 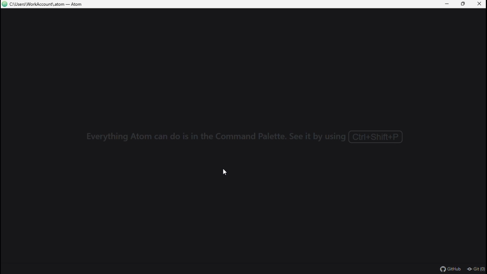 I want to click on Restore, so click(x=464, y=5).